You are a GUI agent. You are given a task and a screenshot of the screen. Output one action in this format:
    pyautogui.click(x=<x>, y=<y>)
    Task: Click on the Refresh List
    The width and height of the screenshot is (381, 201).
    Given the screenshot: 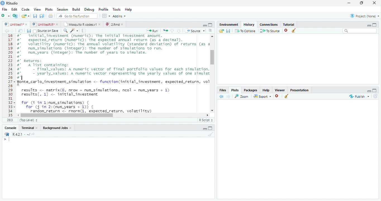 What is the action you would take?
    pyautogui.click(x=376, y=96)
    